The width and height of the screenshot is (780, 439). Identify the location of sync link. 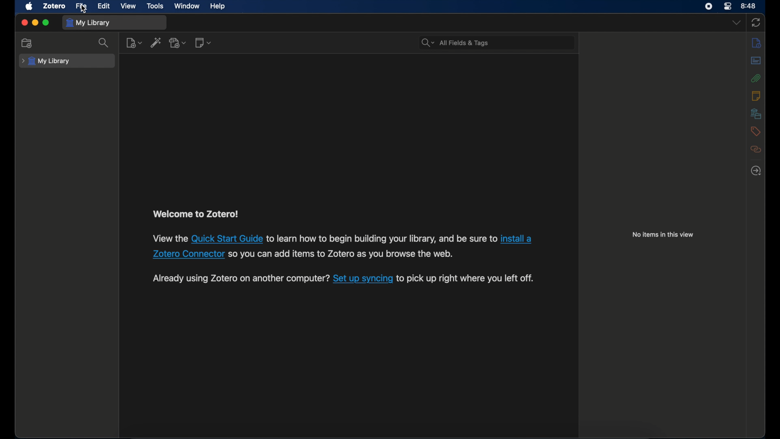
(363, 279).